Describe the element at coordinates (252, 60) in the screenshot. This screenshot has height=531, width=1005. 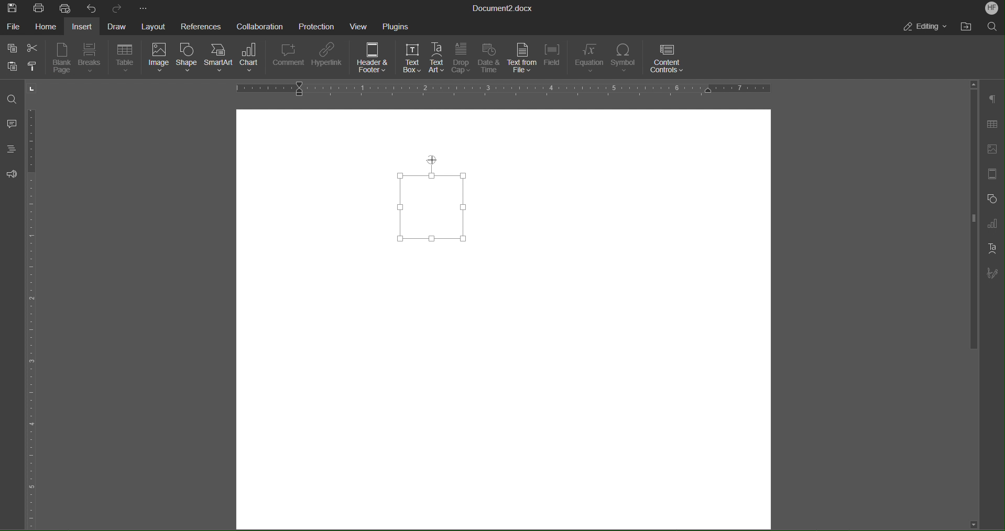
I see `Chart` at that location.